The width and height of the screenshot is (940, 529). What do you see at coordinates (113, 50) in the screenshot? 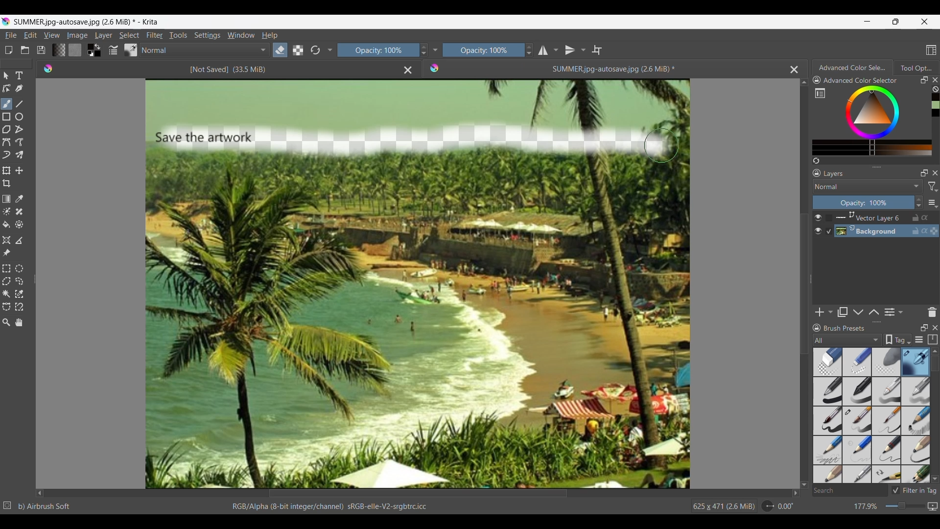
I see `Edit brush settings` at bounding box center [113, 50].